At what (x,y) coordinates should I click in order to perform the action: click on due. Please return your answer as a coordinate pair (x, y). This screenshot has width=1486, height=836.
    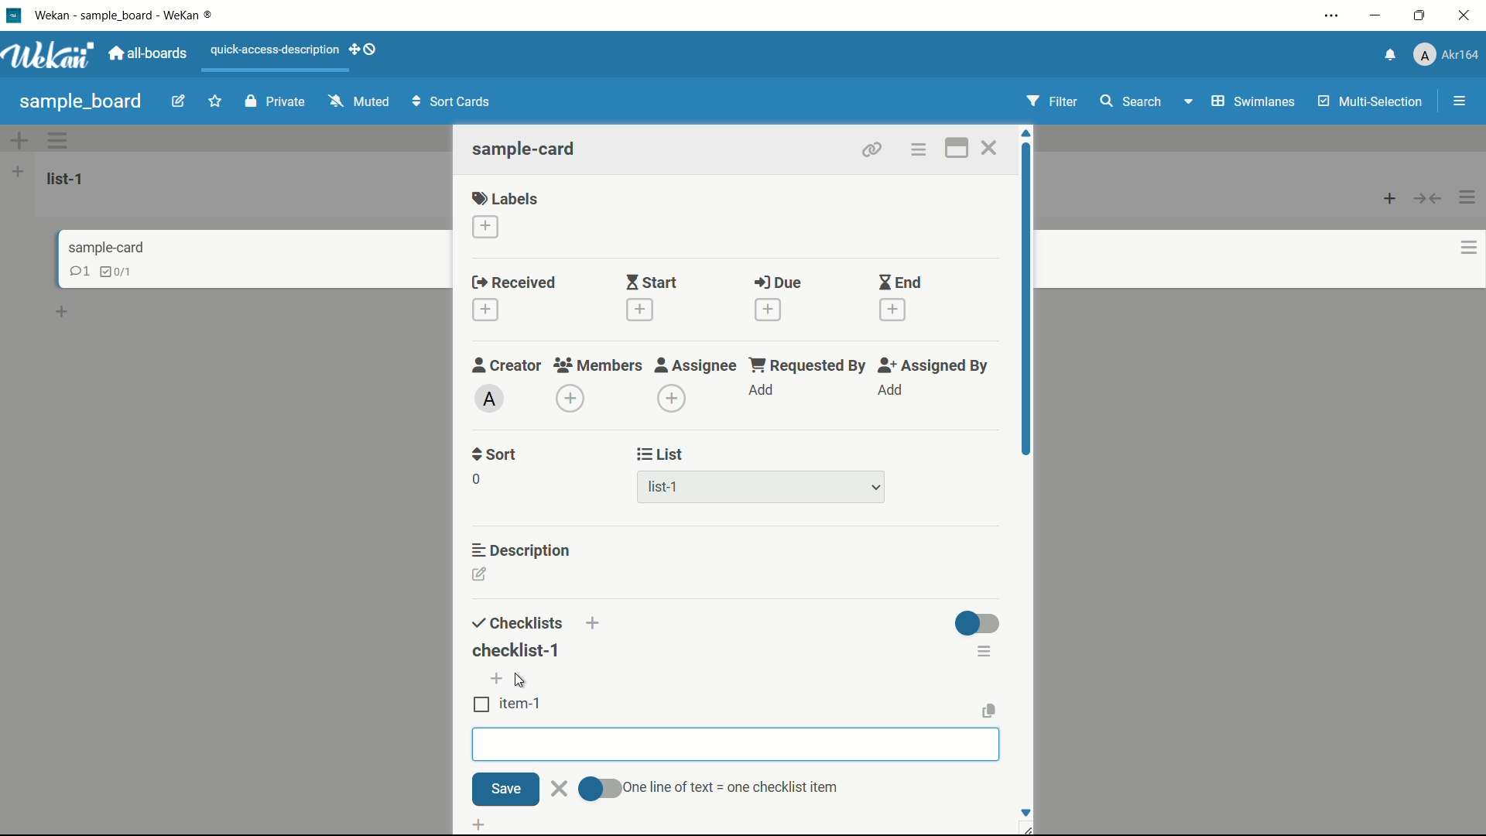
    Looking at the image, I should click on (778, 284).